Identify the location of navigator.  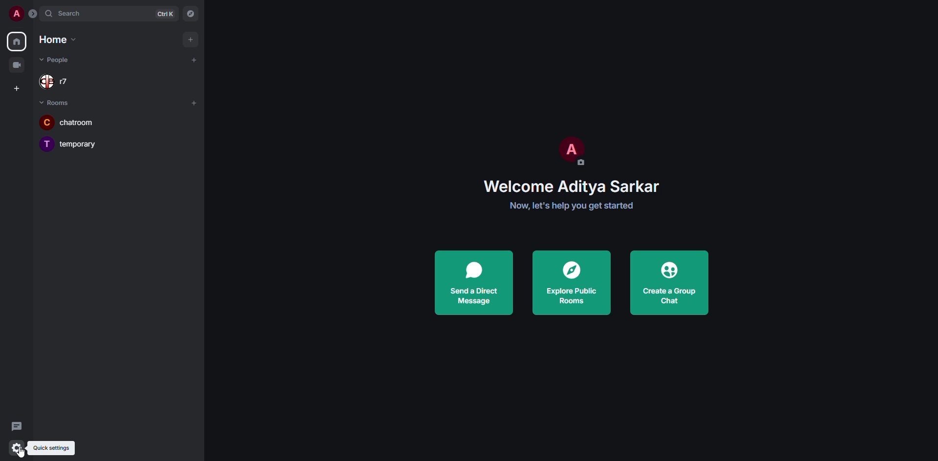
(192, 13).